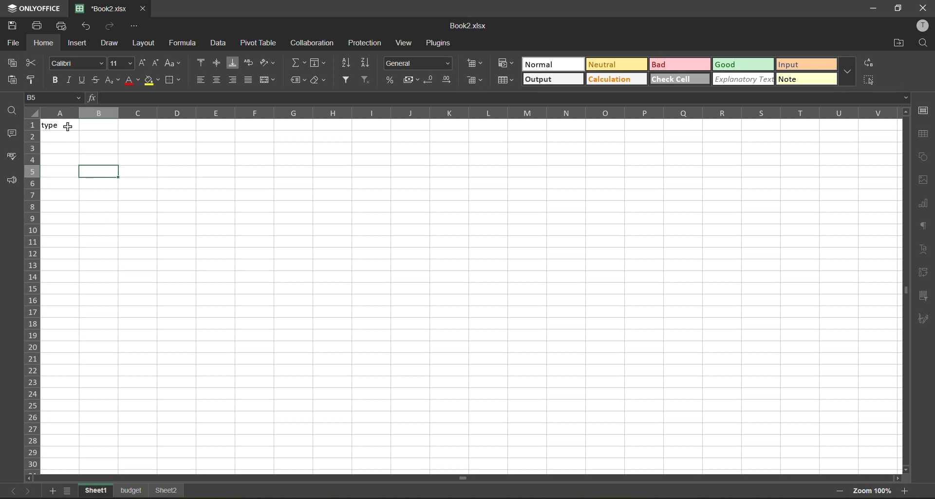 This screenshot has height=499, width=935. I want to click on type, so click(66, 125).